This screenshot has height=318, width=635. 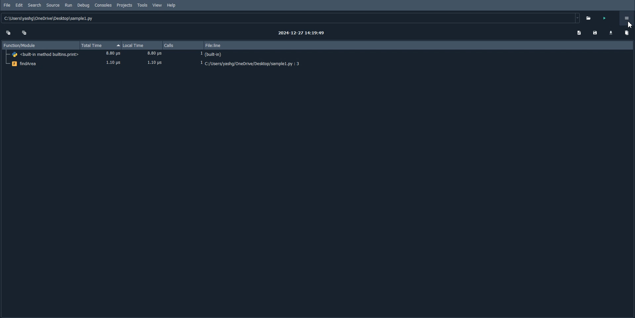 What do you see at coordinates (53, 5) in the screenshot?
I see `Source` at bounding box center [53, 5].